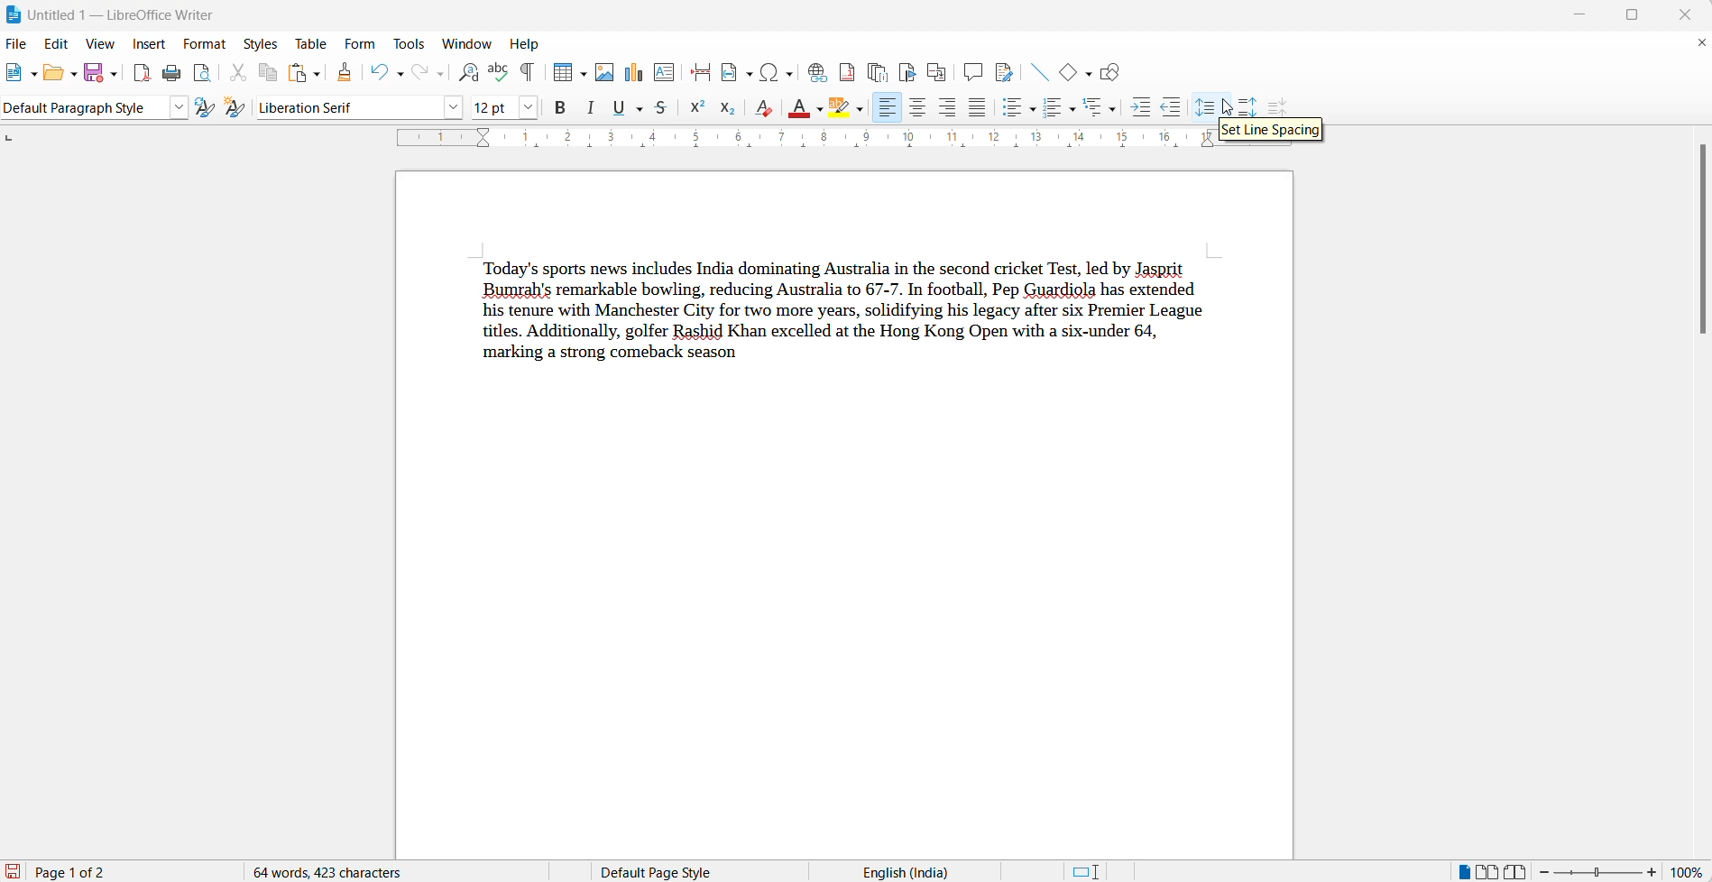  Describe the element at coordinates (87, 872) in the screenshot. I see `current page` at that location.